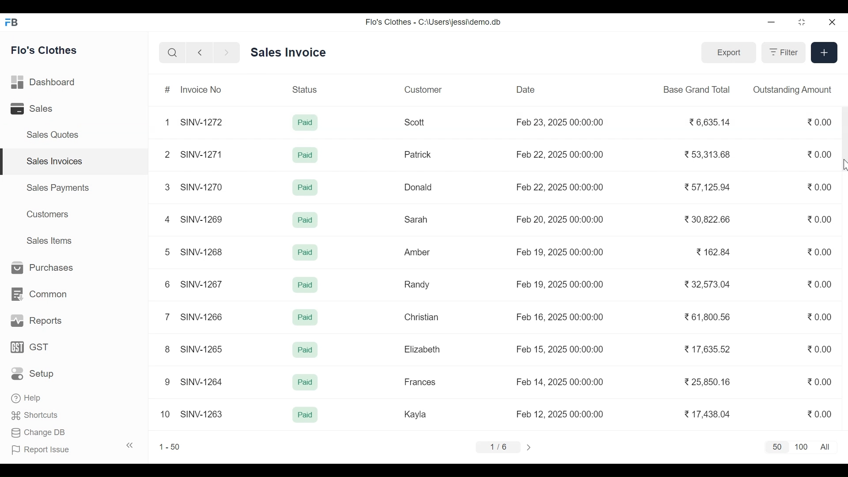 The width and height of the screenshot is (848, 477). I want to click on 4, so click(167, 219).